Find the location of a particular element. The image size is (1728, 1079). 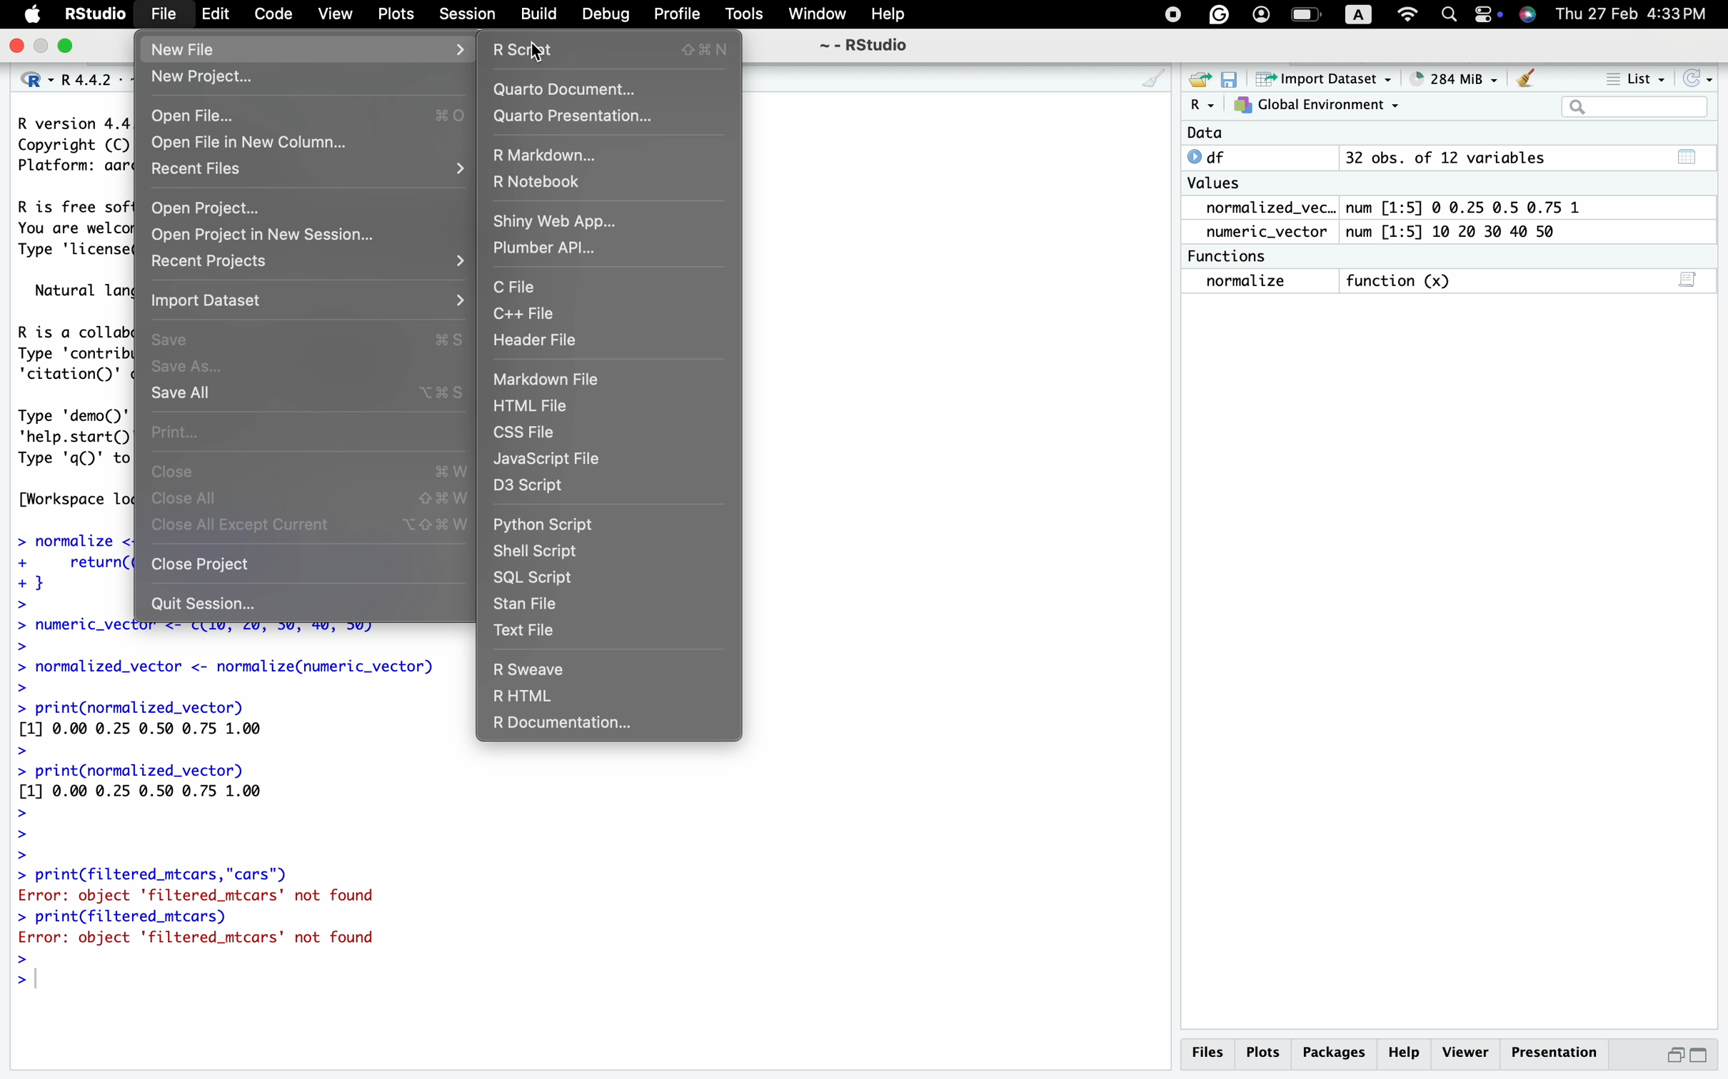

normalize is located at coordinates (1260, 282).